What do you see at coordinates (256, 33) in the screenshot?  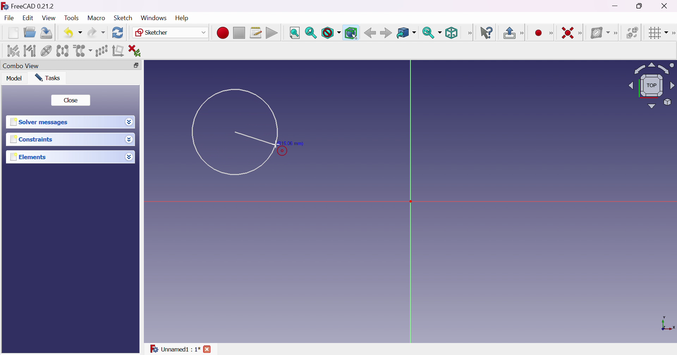 I see `Macros` at bounding box center [256, 33].